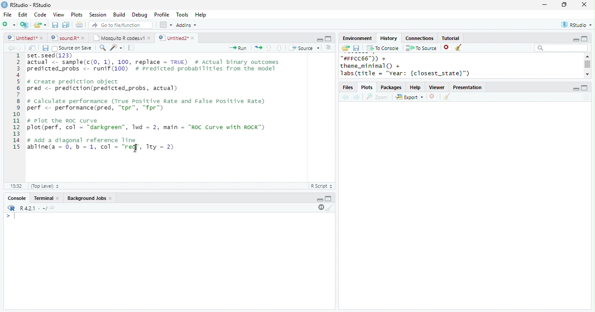  I want to click on Session, so click(98, 15).